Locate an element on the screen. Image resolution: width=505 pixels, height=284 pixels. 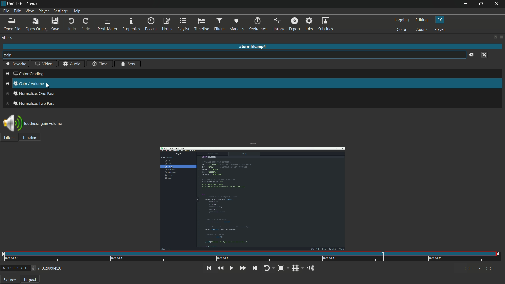
maximize is located at coordinates (481, 4).